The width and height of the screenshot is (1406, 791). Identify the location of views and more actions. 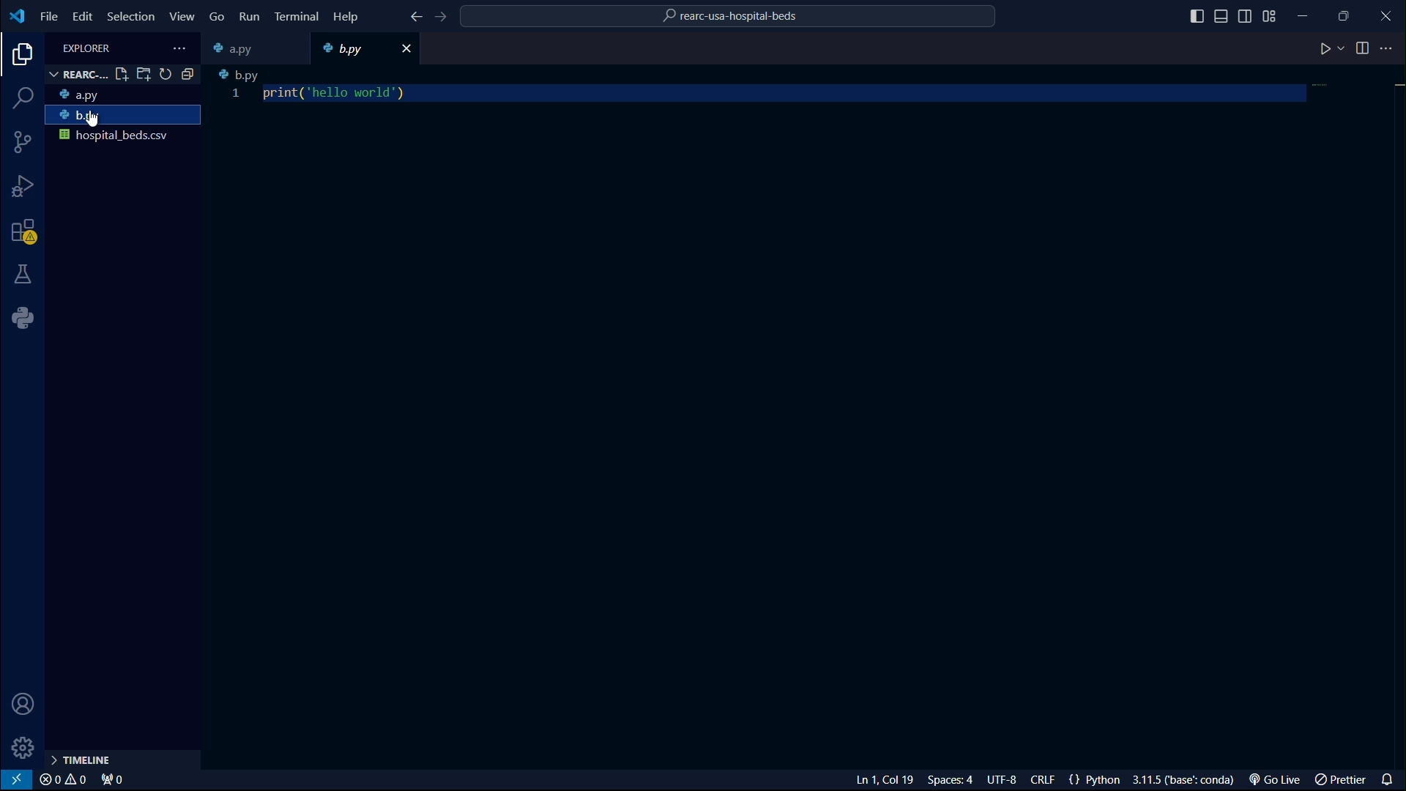
(178, 46).